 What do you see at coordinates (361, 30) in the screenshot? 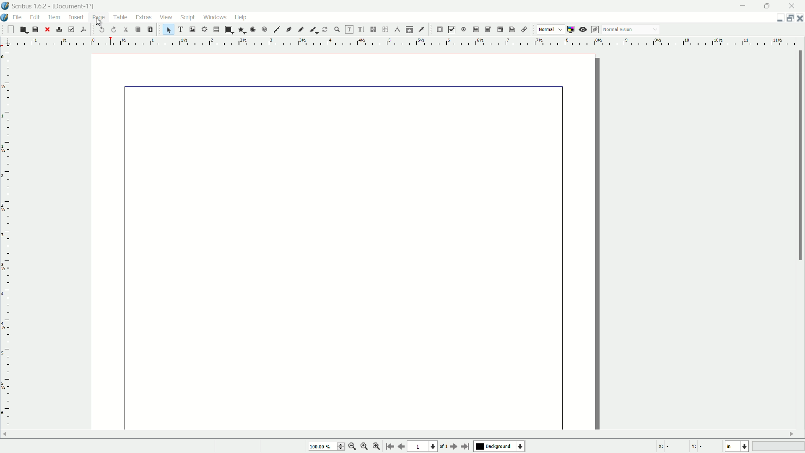
I see `edit text with story editor` at bounding box center [361, 30].